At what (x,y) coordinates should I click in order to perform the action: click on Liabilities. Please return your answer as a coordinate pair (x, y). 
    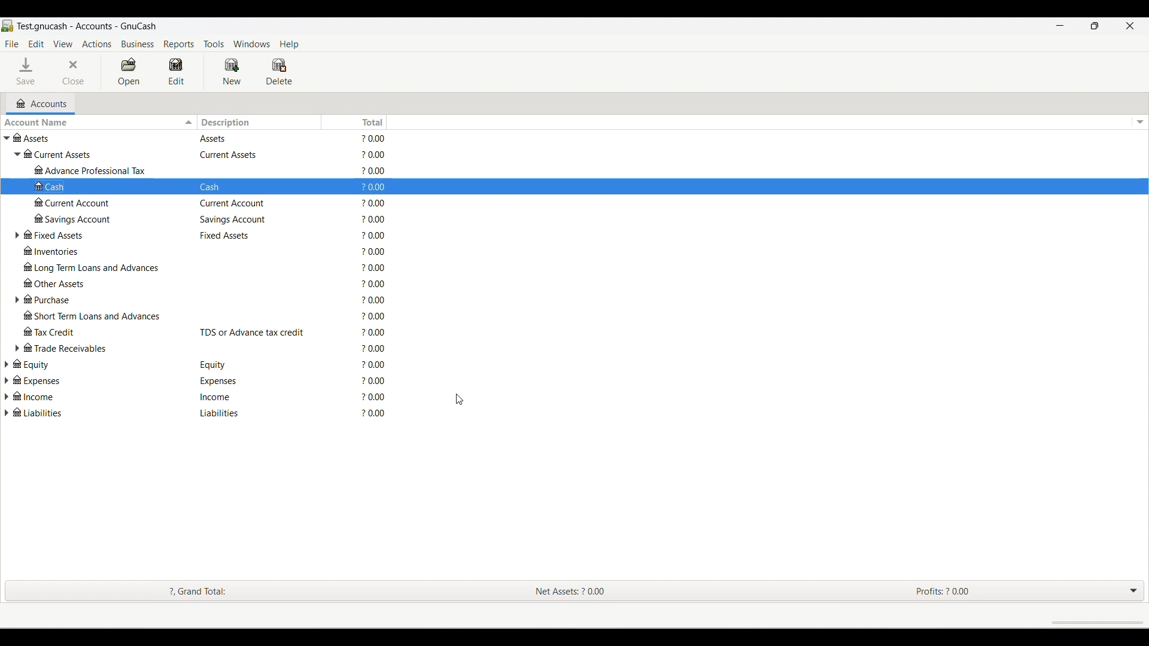
    Looking at the image, I should click on (82, 412).